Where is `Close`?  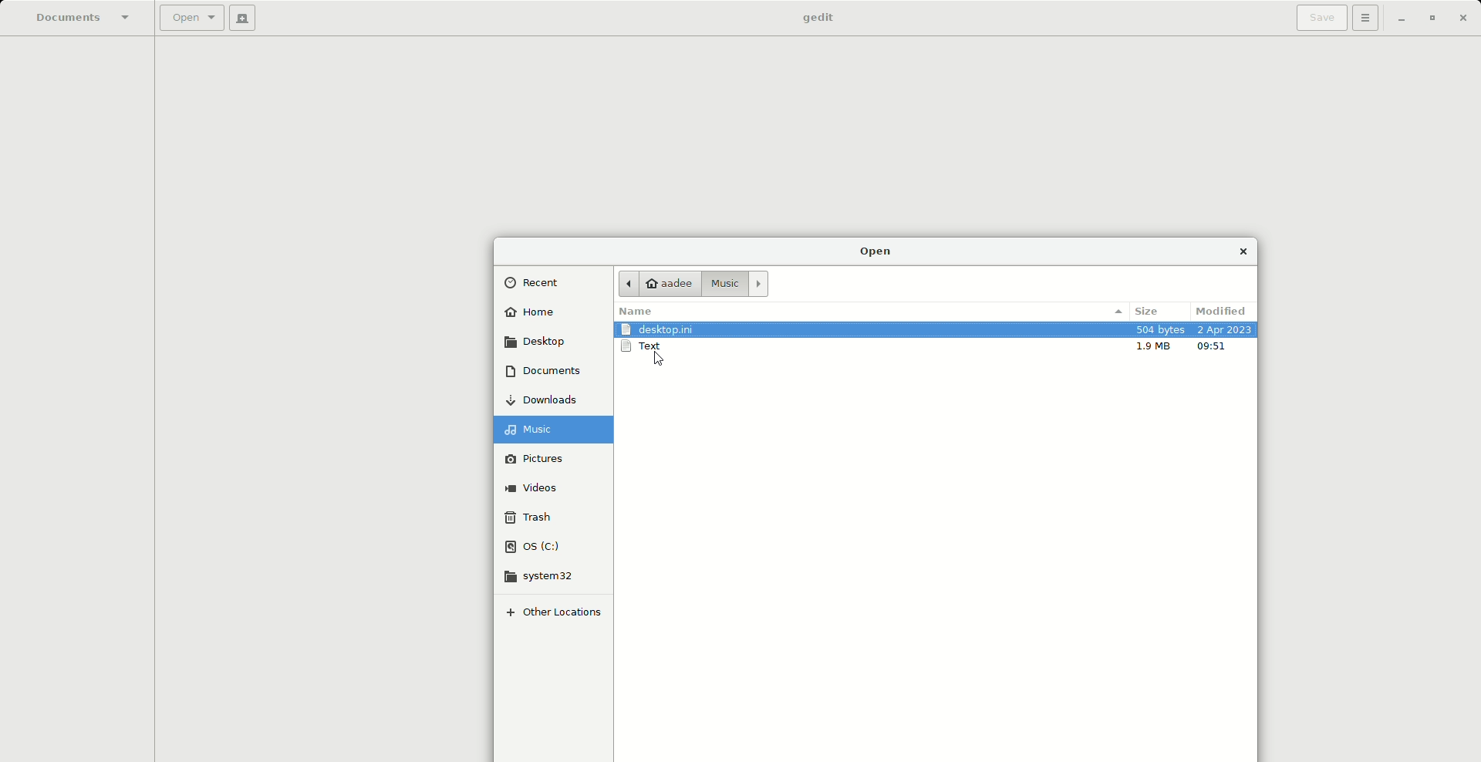 Close is located at coordinates (1249, 251).